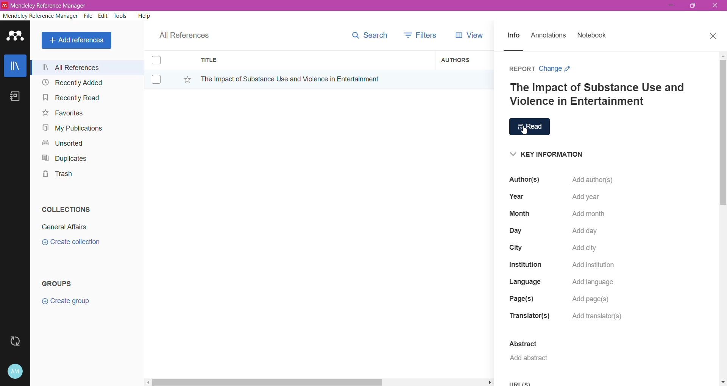 This screenshot has height=386, width=727. What do you see at coordinates (71, 243) in the screenshot?
I see `Click to Create Collection` at bounding box center [71, 243].